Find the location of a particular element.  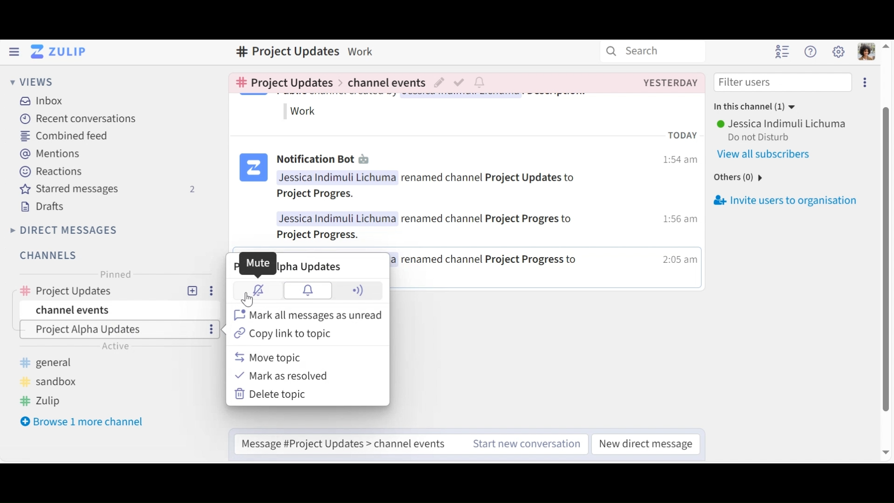

Combined feed is located at coordinates (63, 136).